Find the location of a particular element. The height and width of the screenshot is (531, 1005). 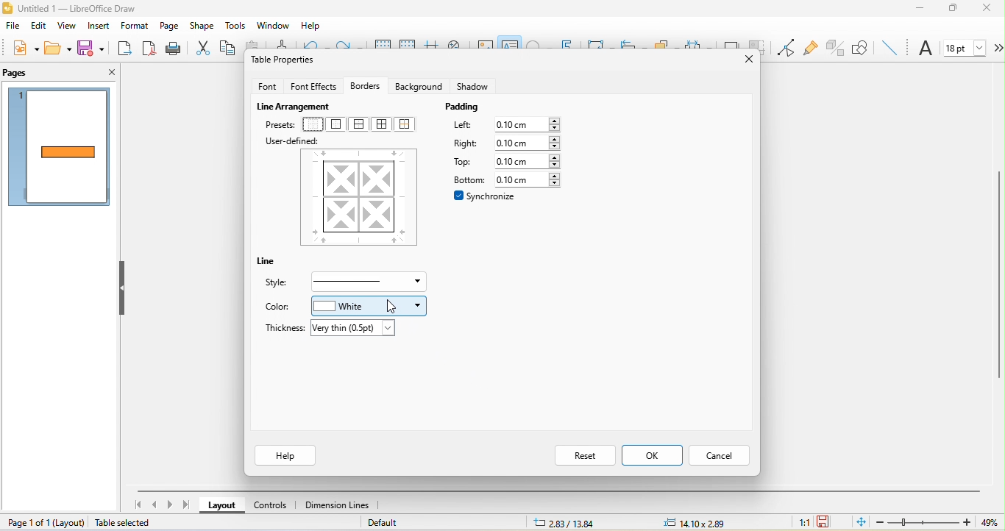

export is located at coordinates (125, 50).